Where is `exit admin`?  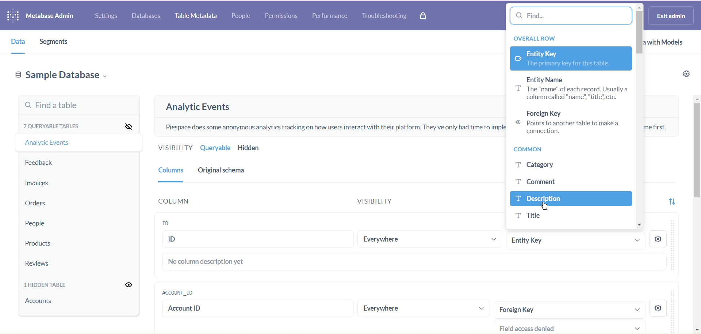 exit admin is located at coordinates (670, 16).